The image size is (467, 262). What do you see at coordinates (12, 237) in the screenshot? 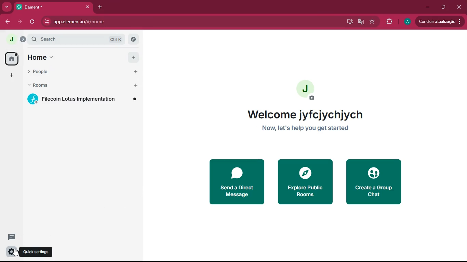
I see `comments` at bounding box center [12, 237].